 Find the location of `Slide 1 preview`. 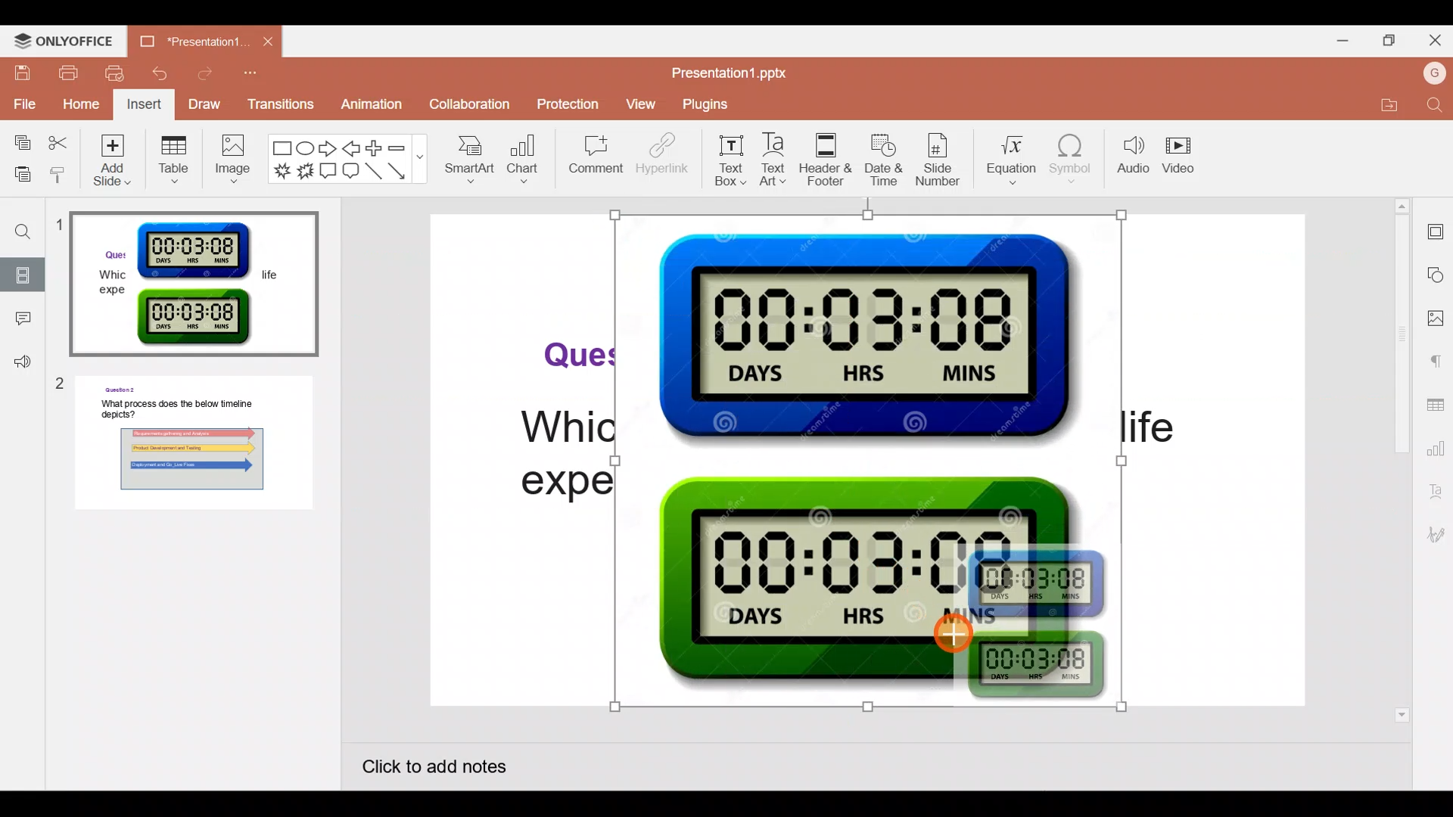

Slide 1 preview is located at coordinates (191, 280).